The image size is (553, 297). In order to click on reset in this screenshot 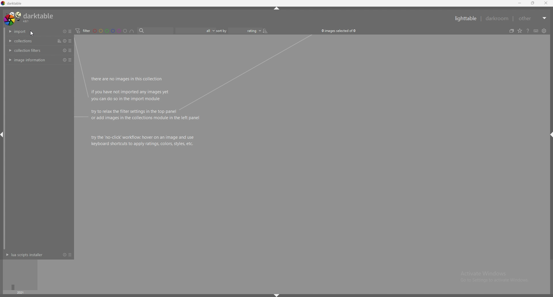, I will do `click(64, 60)`.